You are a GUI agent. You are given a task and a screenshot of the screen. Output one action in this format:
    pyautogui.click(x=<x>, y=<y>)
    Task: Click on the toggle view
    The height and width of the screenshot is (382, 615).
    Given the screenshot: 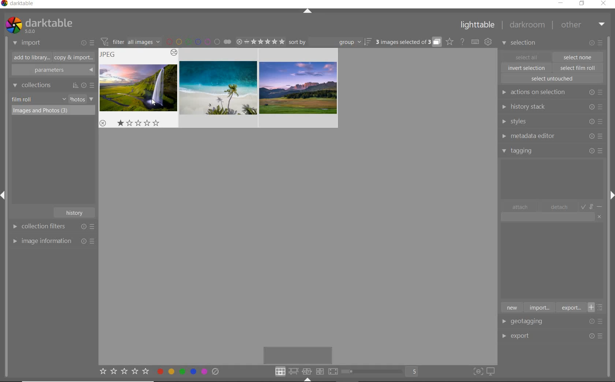 What is the action you would take?
    pyautogui.click(x=382, y=372)
    